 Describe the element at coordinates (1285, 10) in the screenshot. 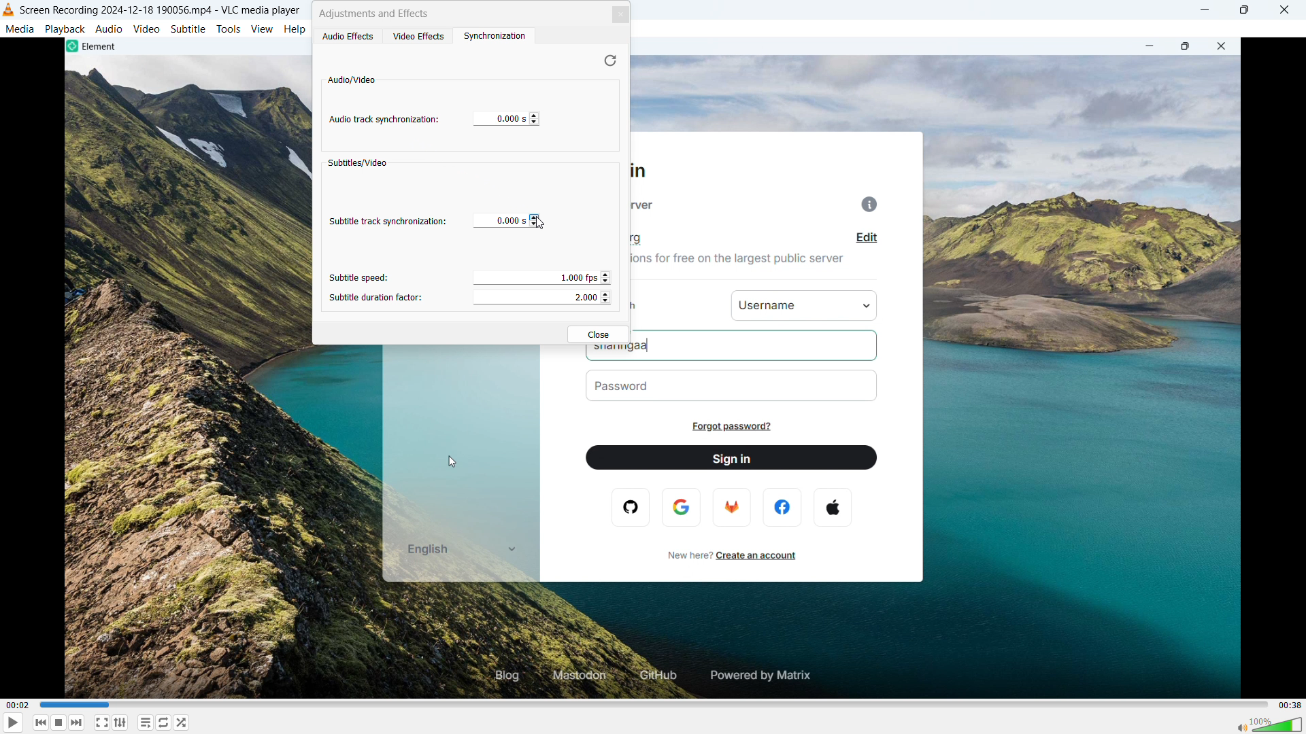

I see `close` at that location.